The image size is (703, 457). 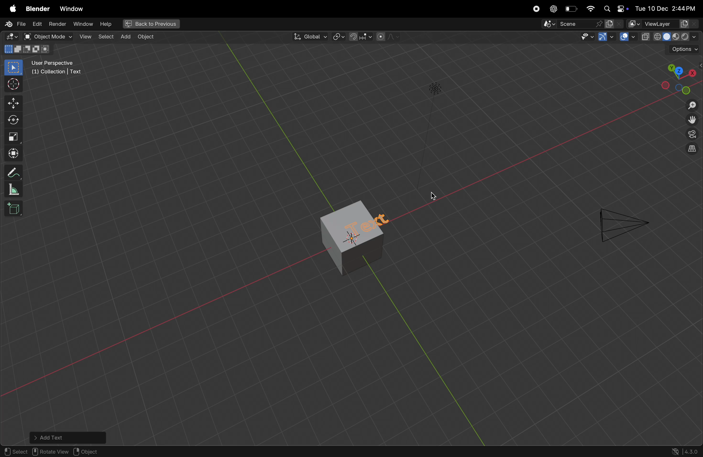 I want to click on display mode, so click(x=614, y=24).